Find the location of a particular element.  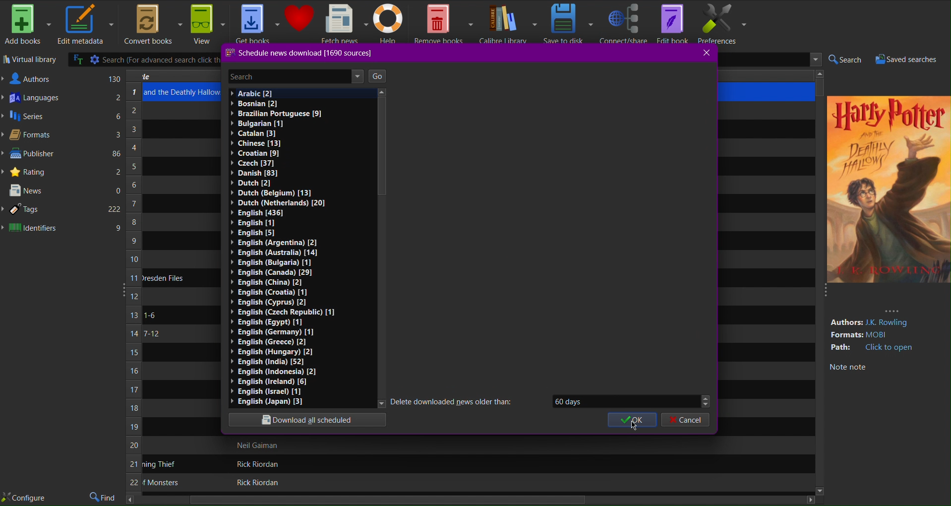

Chinese [13] is located at coordinates (256, 143).